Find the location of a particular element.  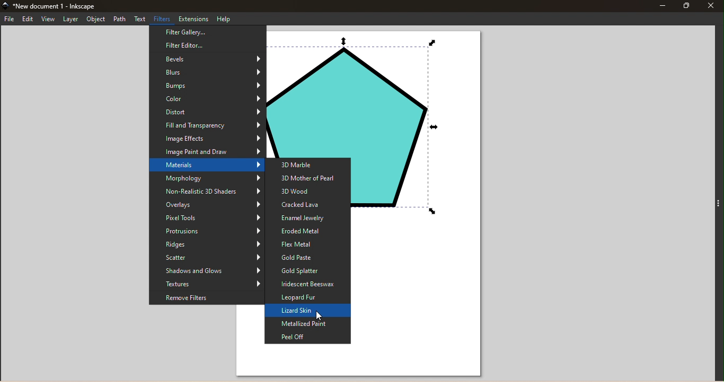

File is located at coordinates (10, 20).